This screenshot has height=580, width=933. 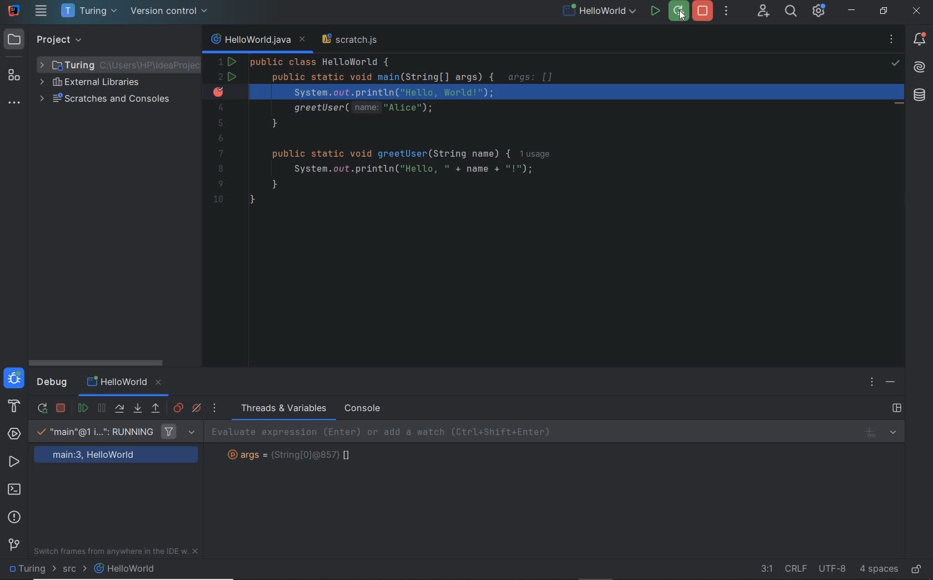 What do you see at coordinates (118, 63) in the screenshot?
I see `project folder` at bounding box center [118, 63].